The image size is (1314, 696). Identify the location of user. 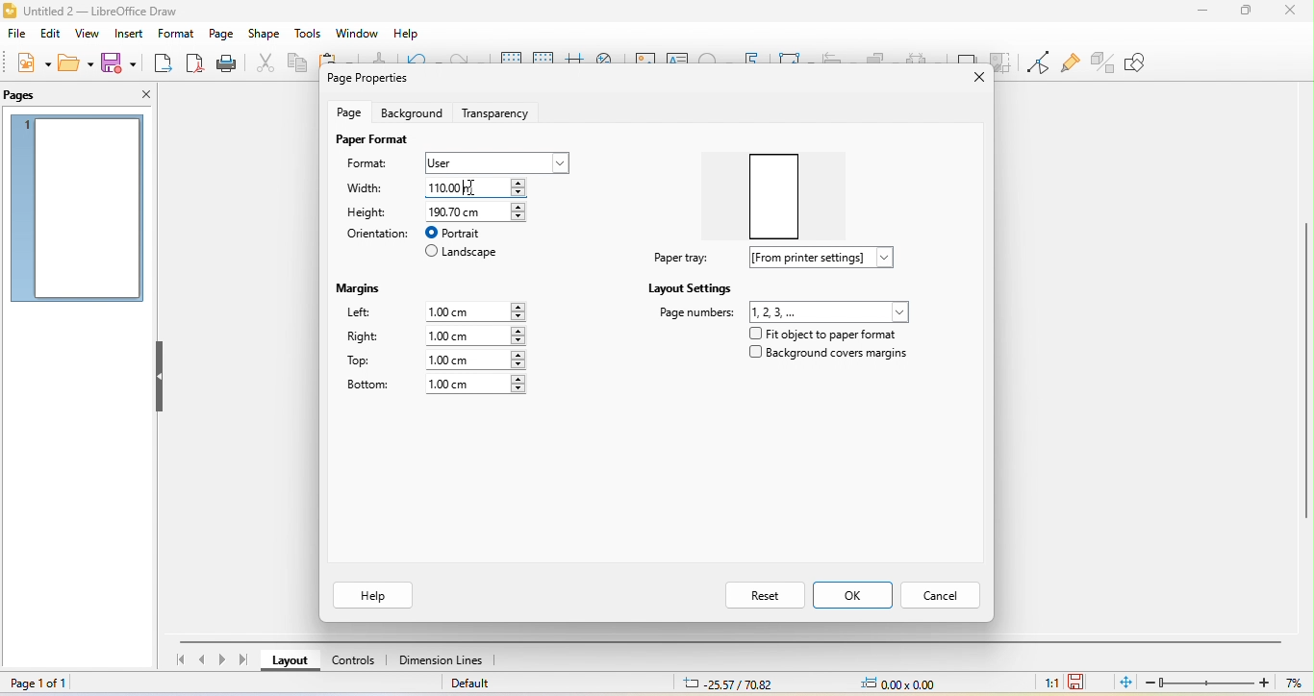
(498, 161).